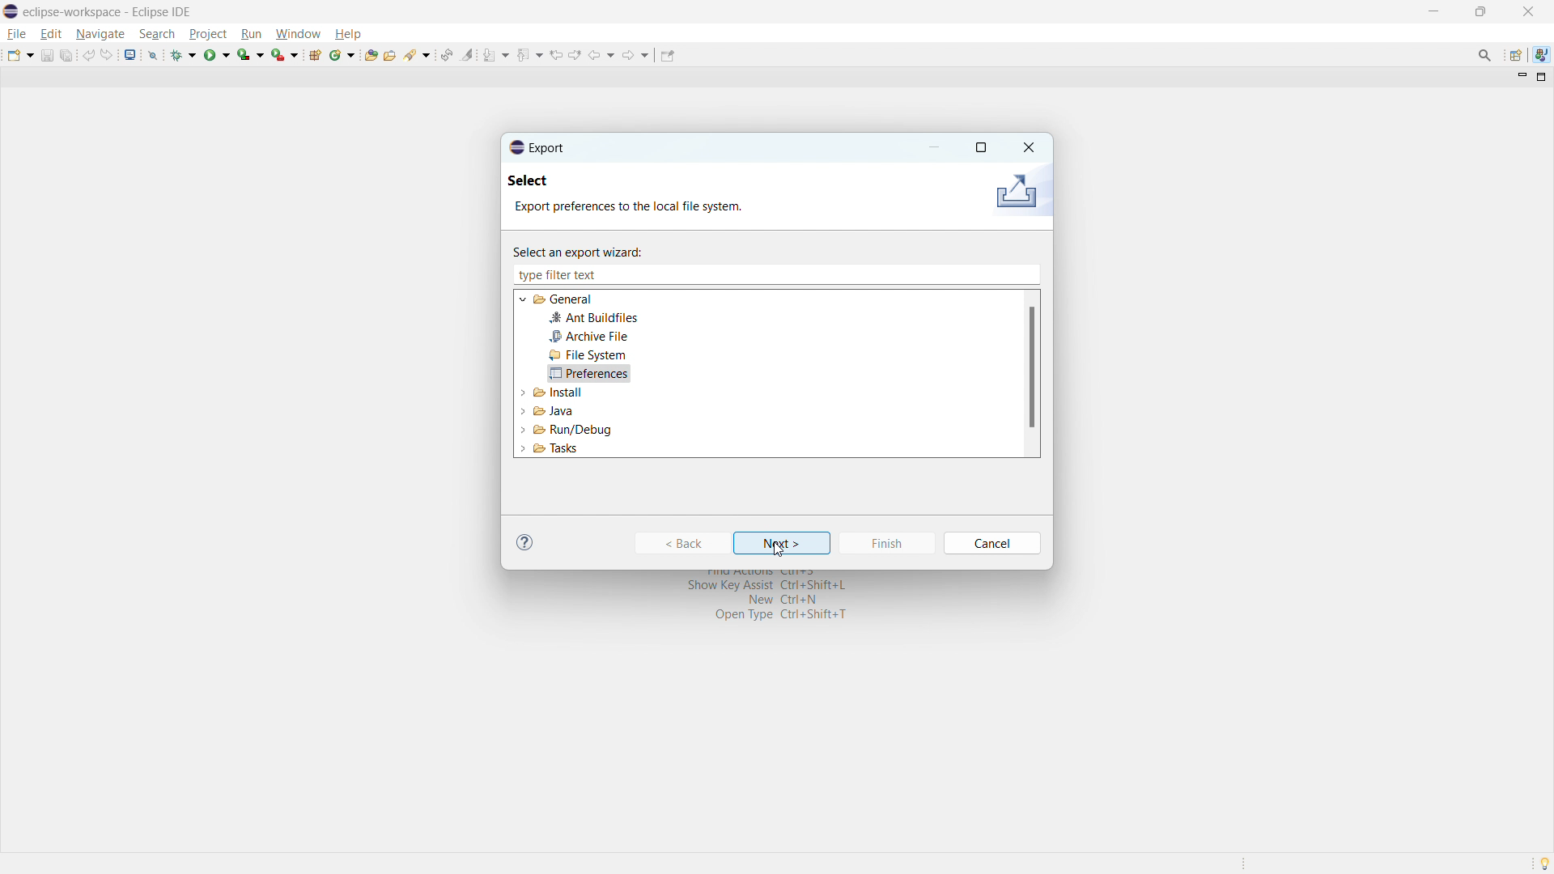 This screenshot has height=874, width=1554. I want to click on toggle ant editor auto reconcile, so click(446, 54).